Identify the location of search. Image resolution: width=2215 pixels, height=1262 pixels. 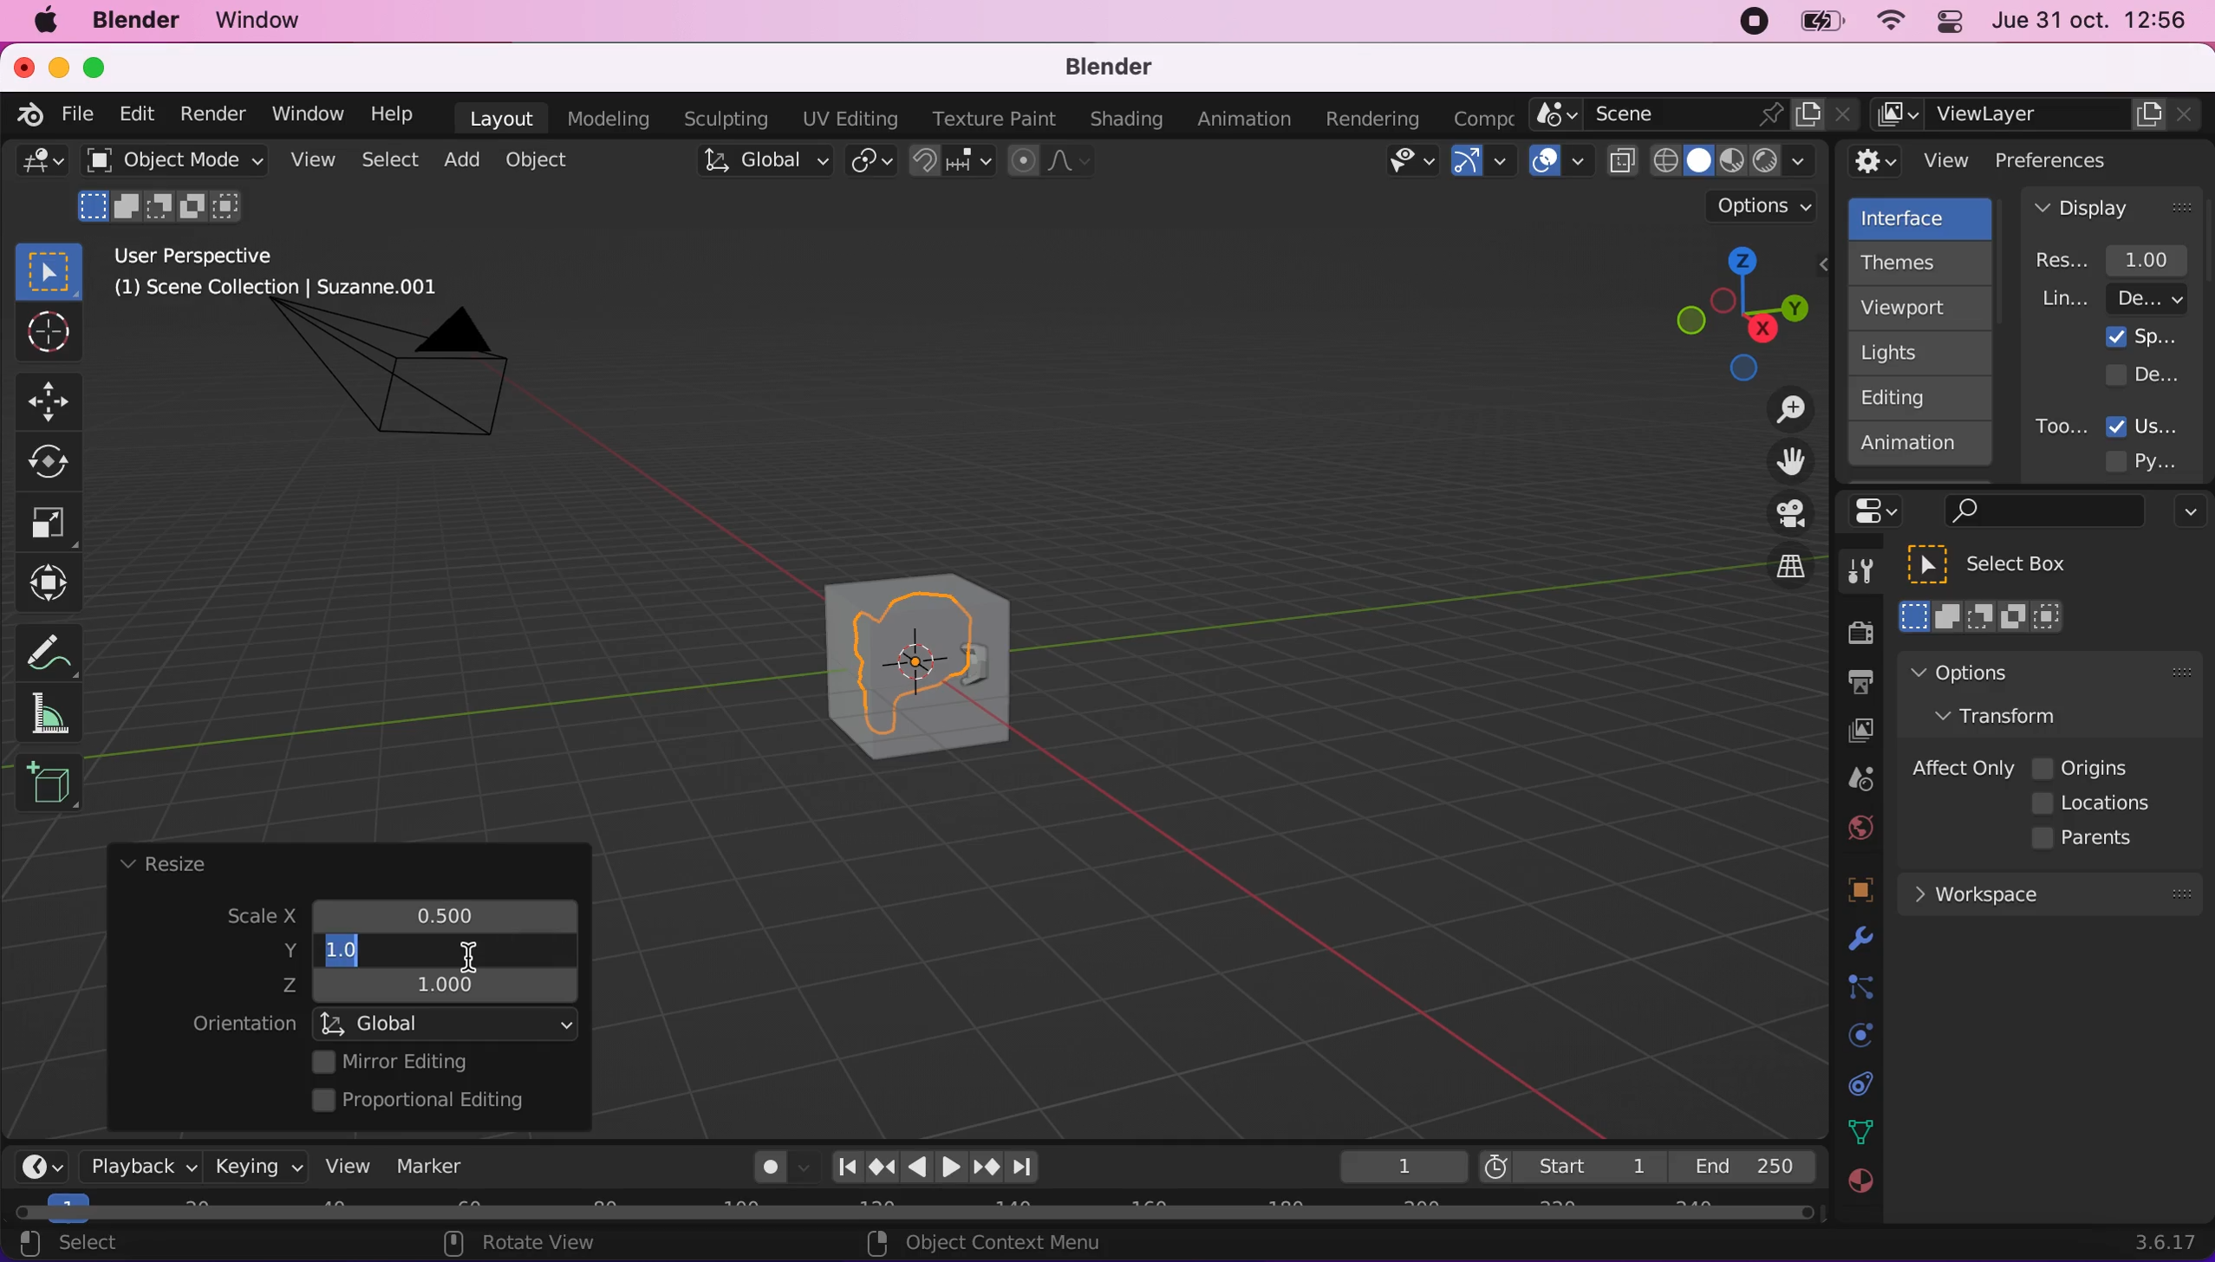
(2041, 512).